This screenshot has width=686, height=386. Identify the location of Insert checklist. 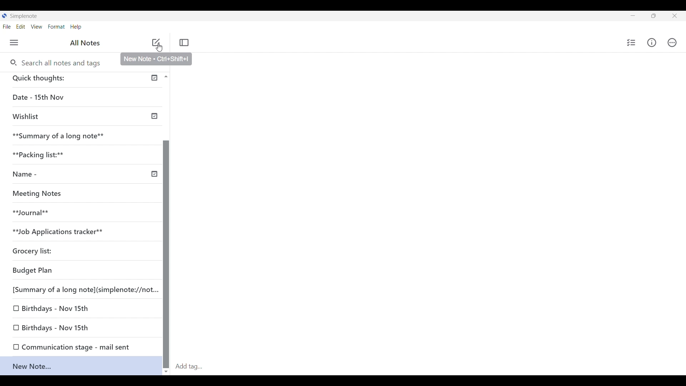
(631, 43).